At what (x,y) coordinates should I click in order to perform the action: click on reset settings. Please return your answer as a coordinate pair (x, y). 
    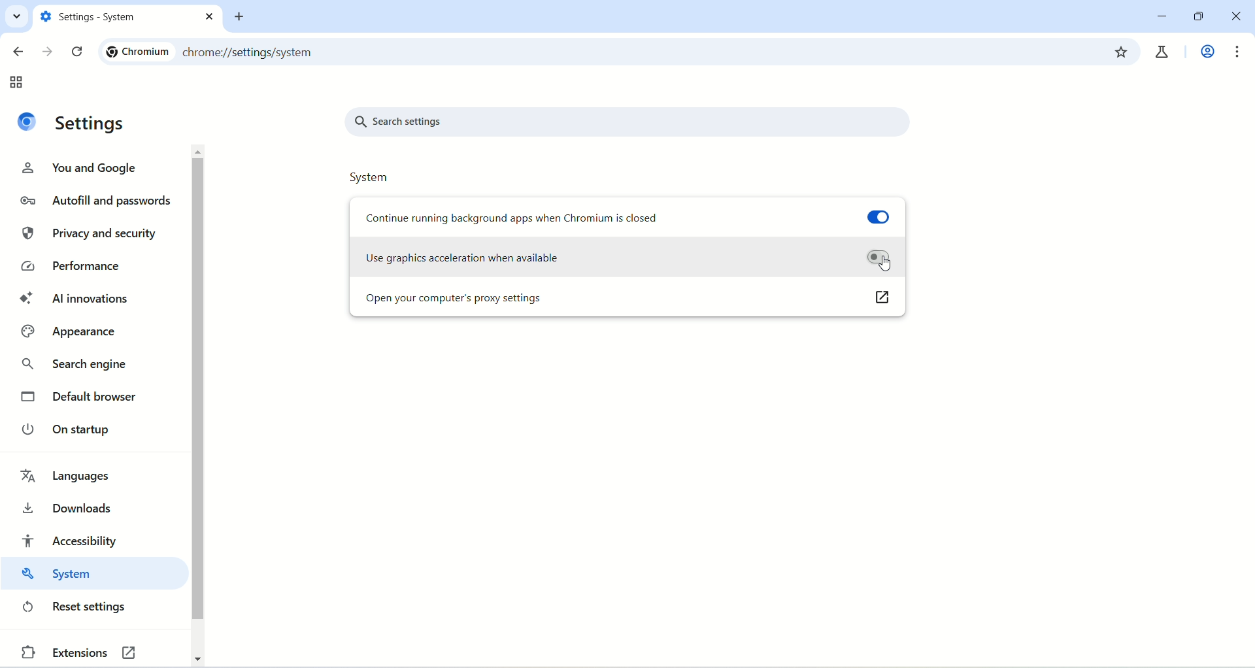
    Looking at the image, I should click on (76, 607).